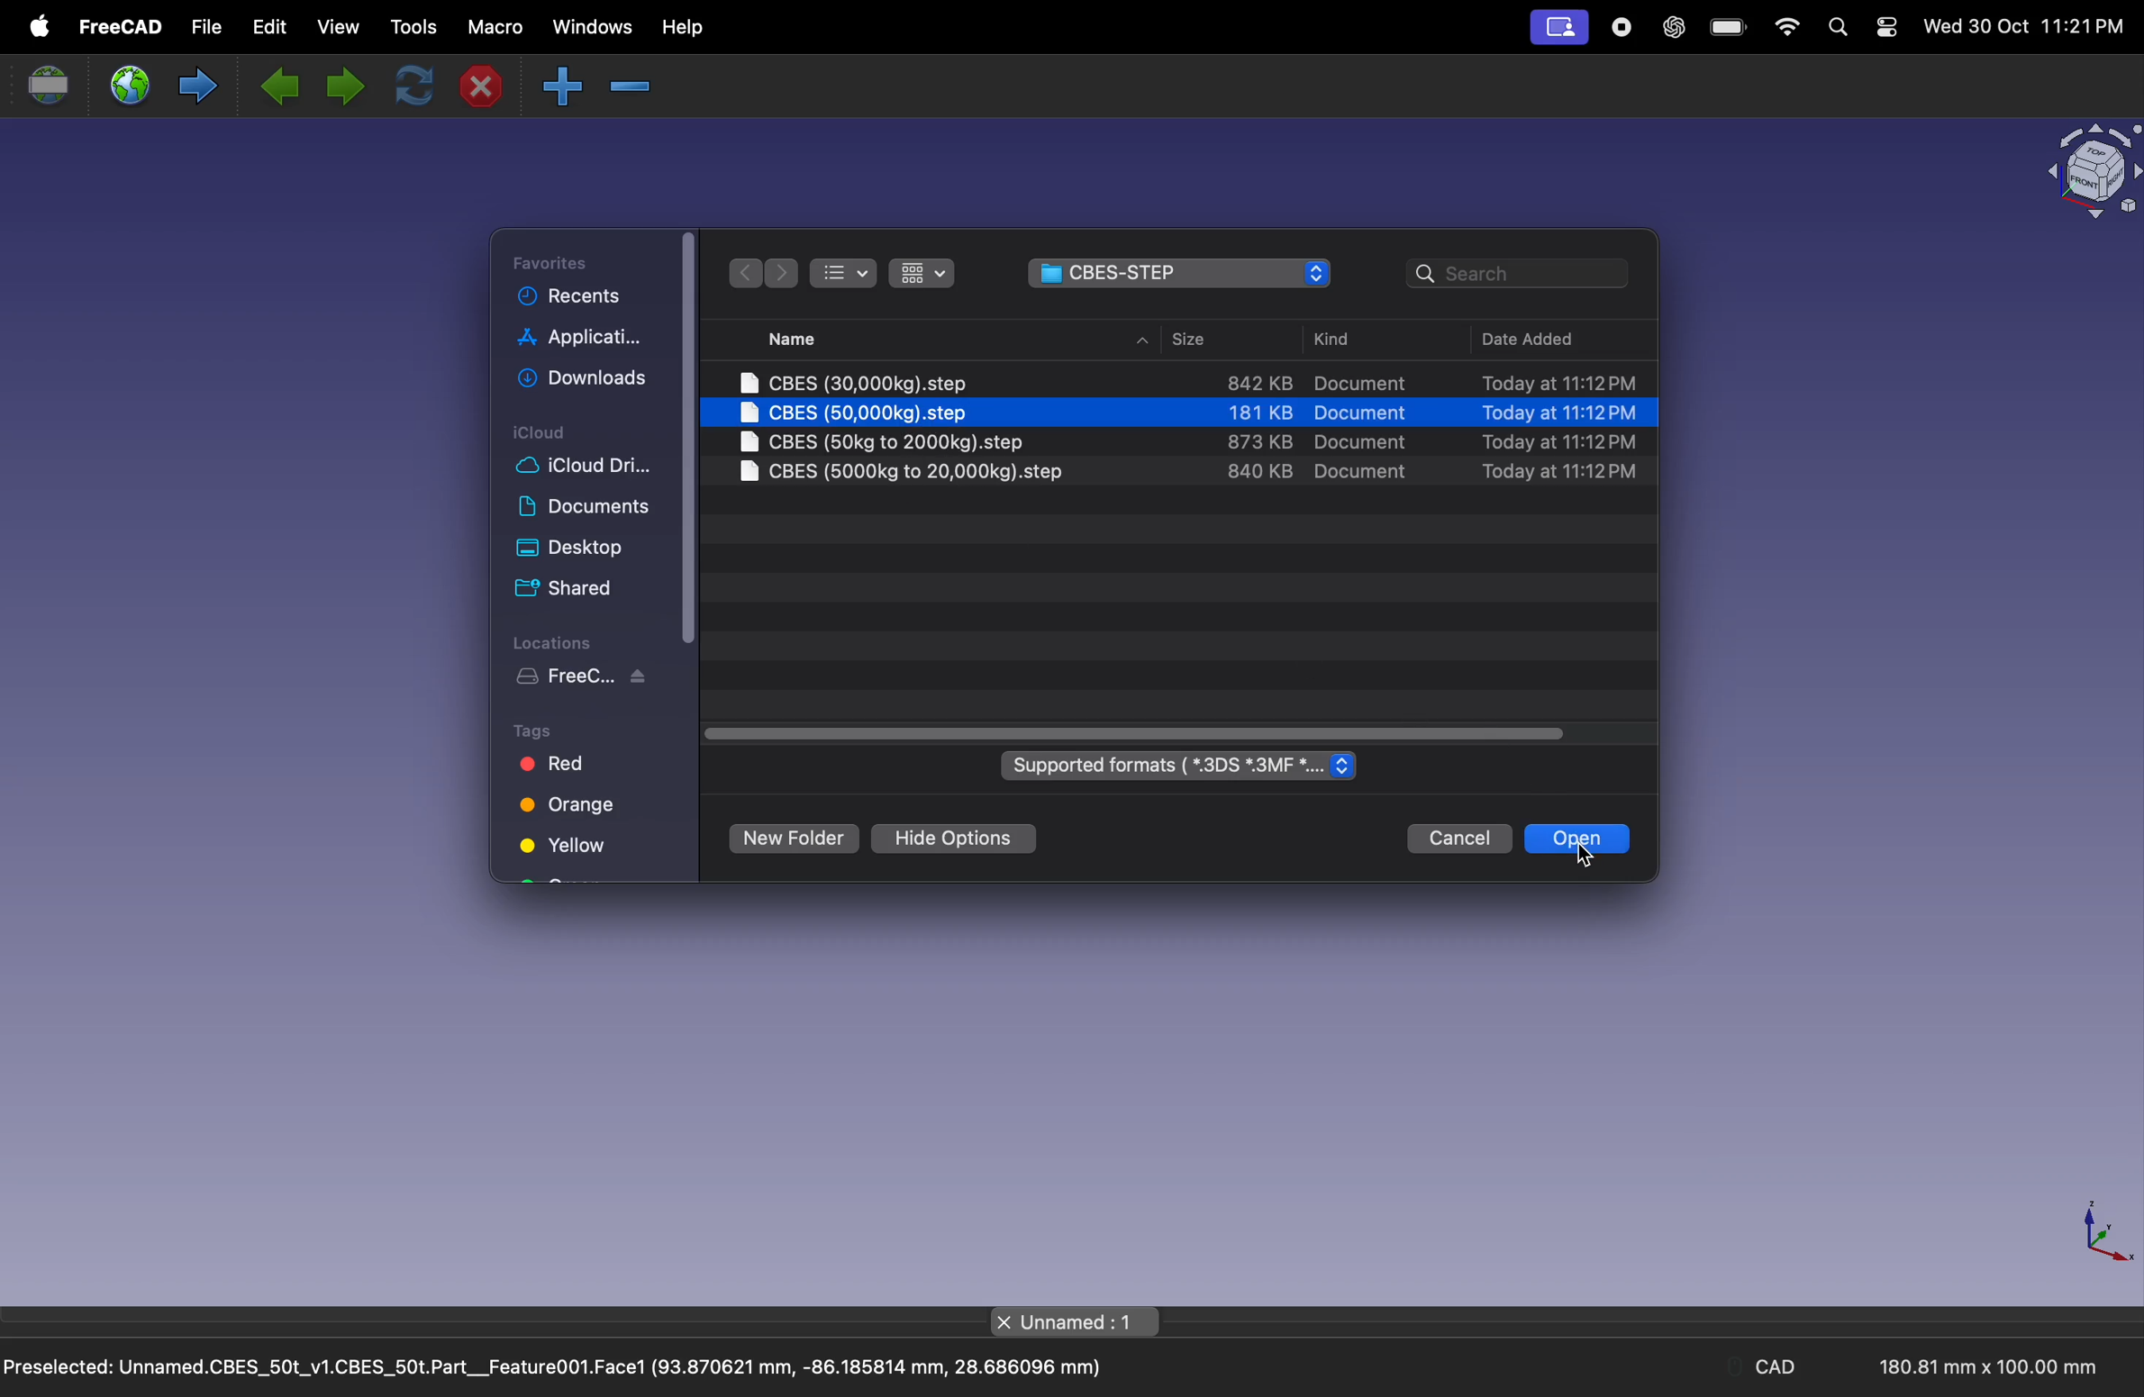 This screenshot has width=2144, height=1397. Describe the element at coordinates (783, 274) in the screenshot. I see `forward` at that location.